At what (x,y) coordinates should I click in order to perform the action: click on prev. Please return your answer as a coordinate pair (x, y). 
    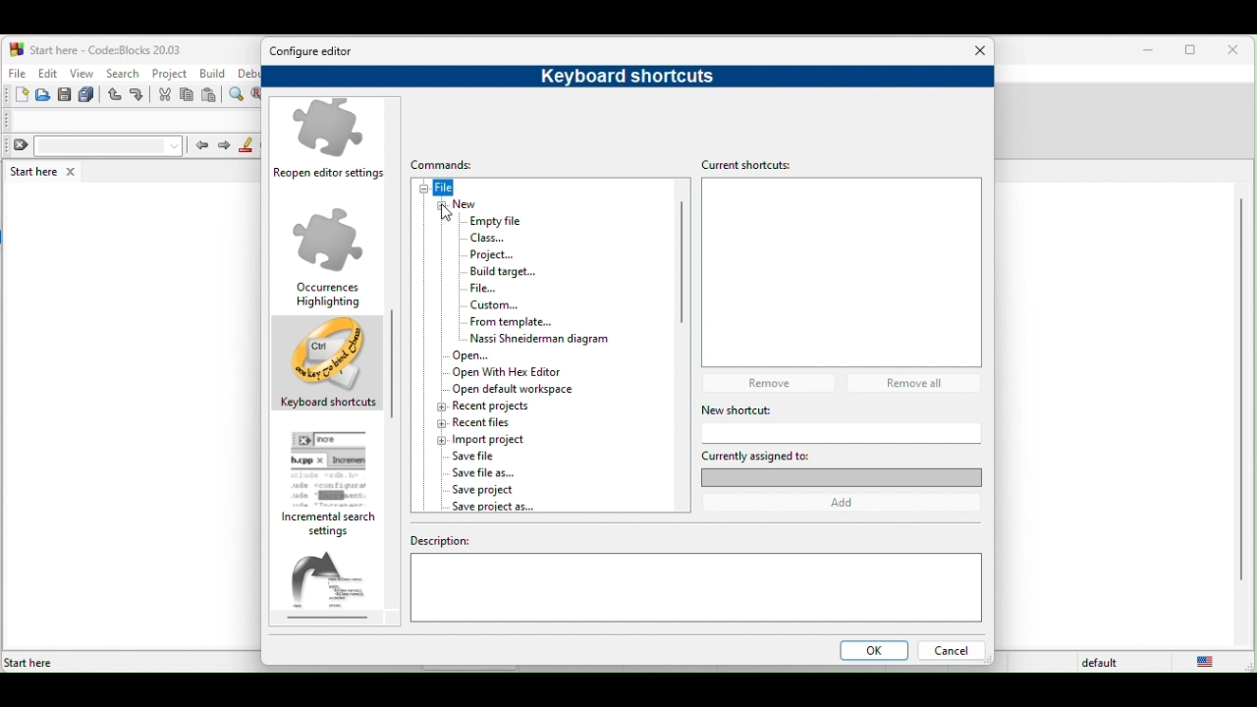
    Looking at the image, I should click on (200, 144).